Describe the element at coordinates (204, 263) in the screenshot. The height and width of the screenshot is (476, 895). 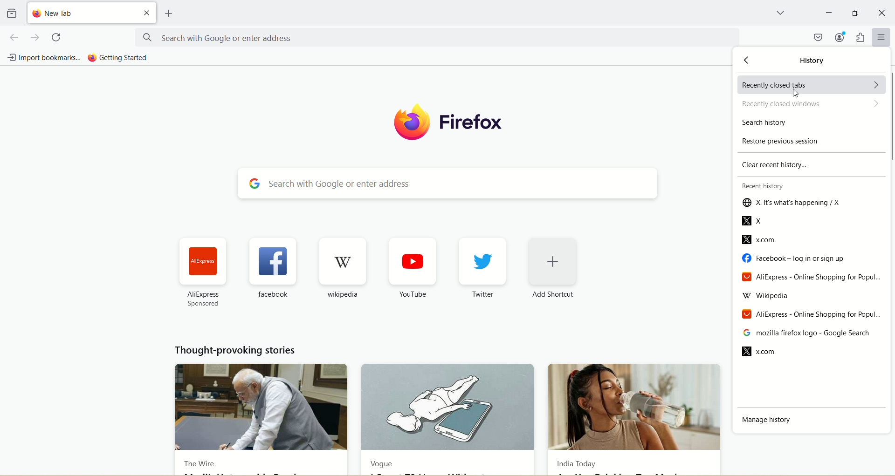
I see `aliexpress` at that location.